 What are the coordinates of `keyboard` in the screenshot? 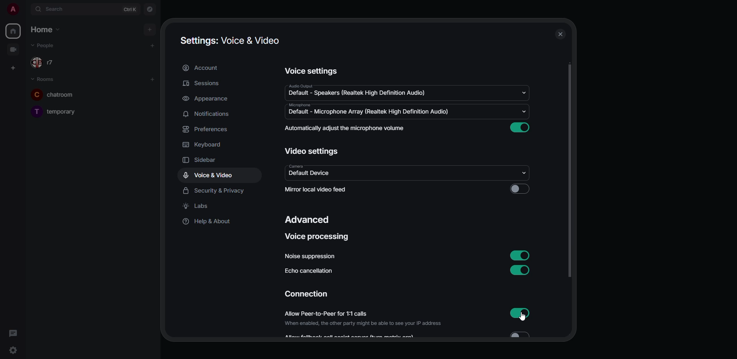 It's located at (204, 144).